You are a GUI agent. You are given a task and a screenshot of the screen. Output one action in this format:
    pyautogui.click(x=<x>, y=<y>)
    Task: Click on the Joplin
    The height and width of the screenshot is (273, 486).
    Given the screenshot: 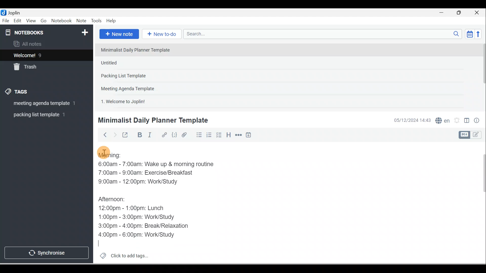 What is the action you would take?
    pyautogui.click(x=15, y=12)
    